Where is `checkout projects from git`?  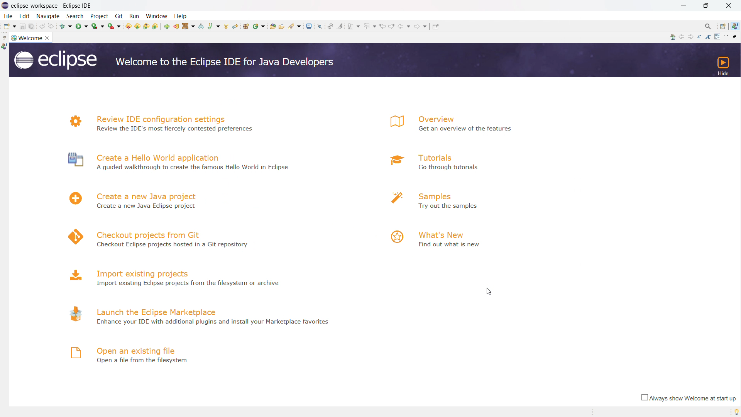 checkout projects from git is located at coordinates (149, 234).